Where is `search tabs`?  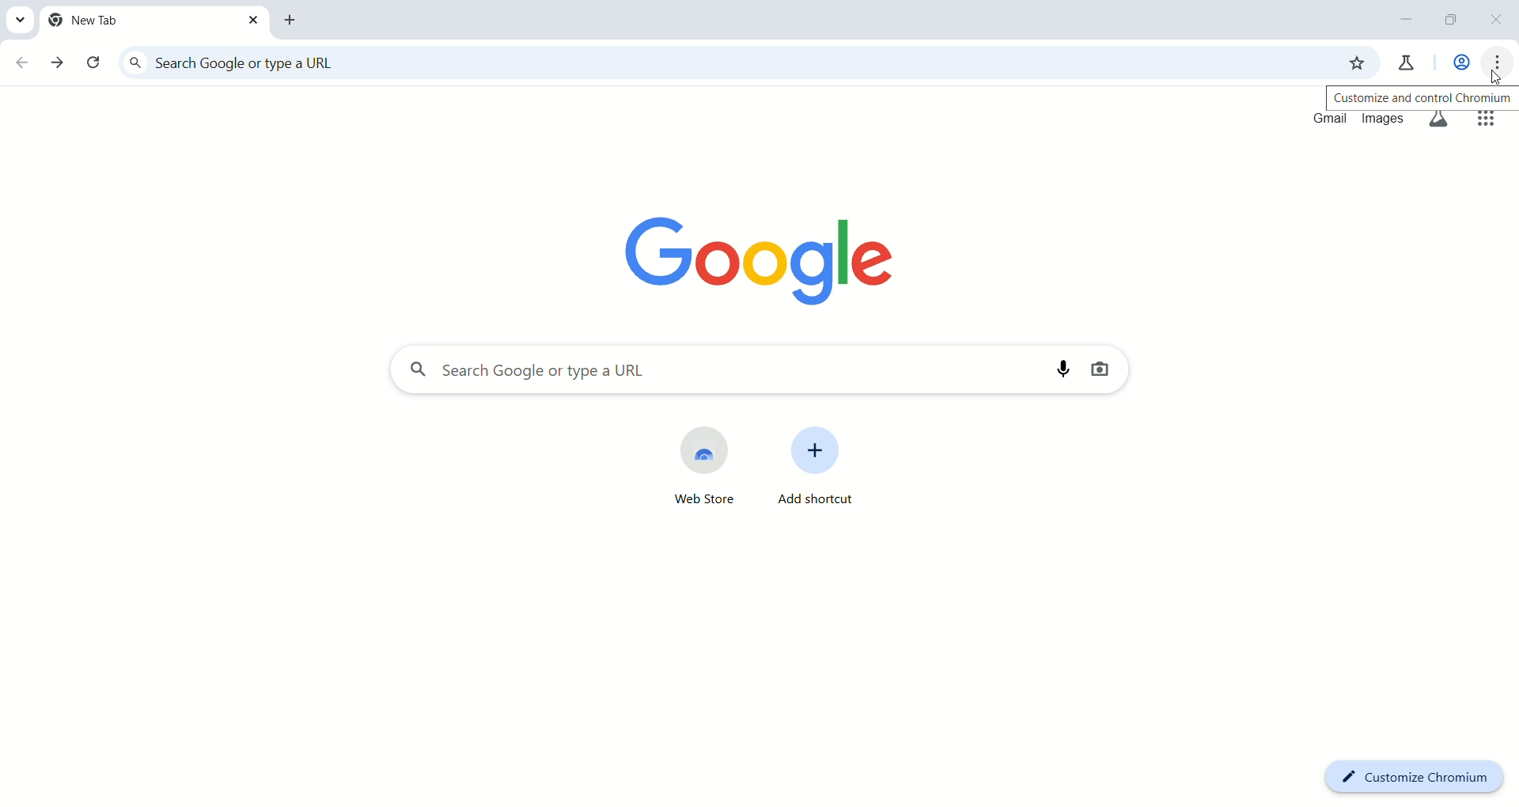
search tabs is located at coordinates (18, 19).